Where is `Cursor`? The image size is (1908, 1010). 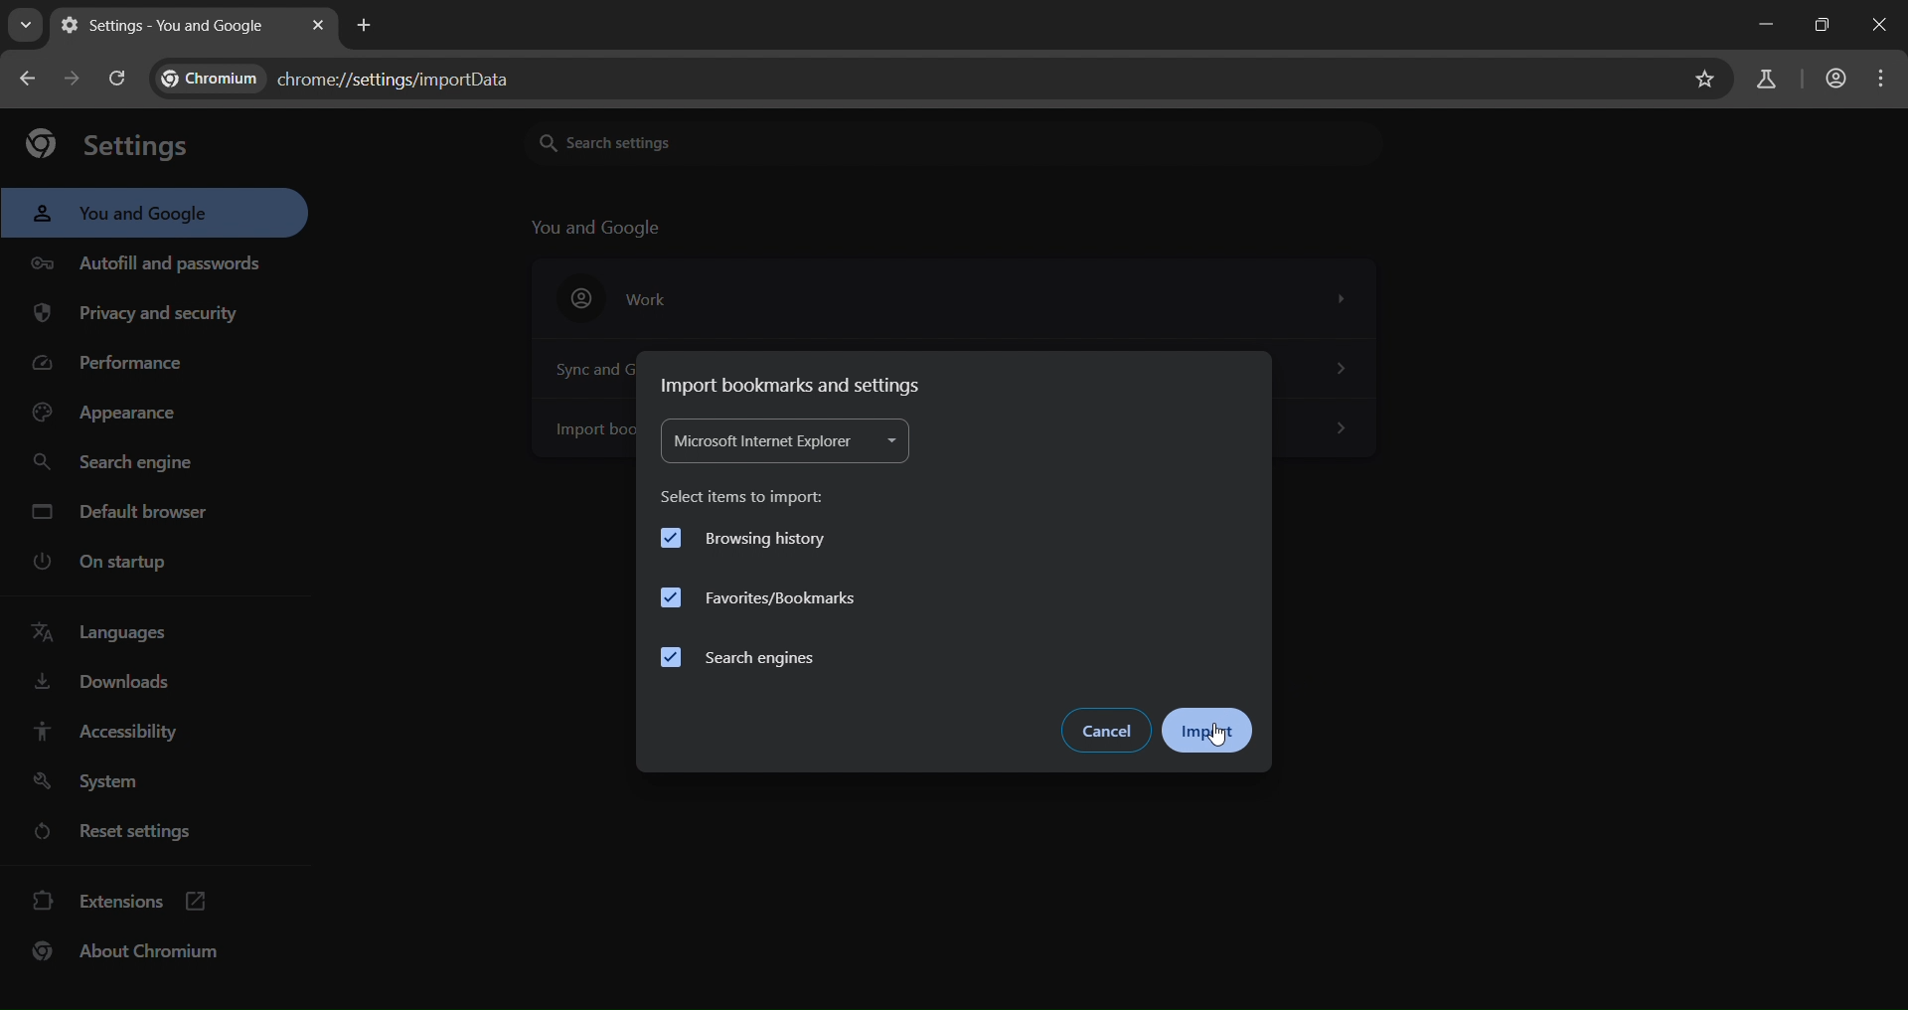 Cursor is located at coordinates (1216, 735).